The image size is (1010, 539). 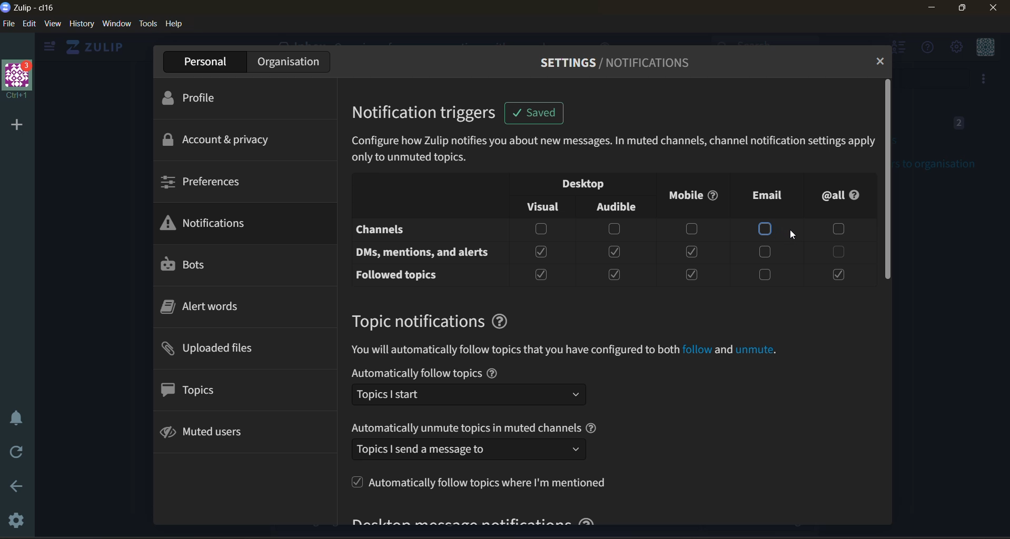 What do you see at coordinates (93, 47) in the screenshot?
I see `home view` at bounding box center [93, 47].